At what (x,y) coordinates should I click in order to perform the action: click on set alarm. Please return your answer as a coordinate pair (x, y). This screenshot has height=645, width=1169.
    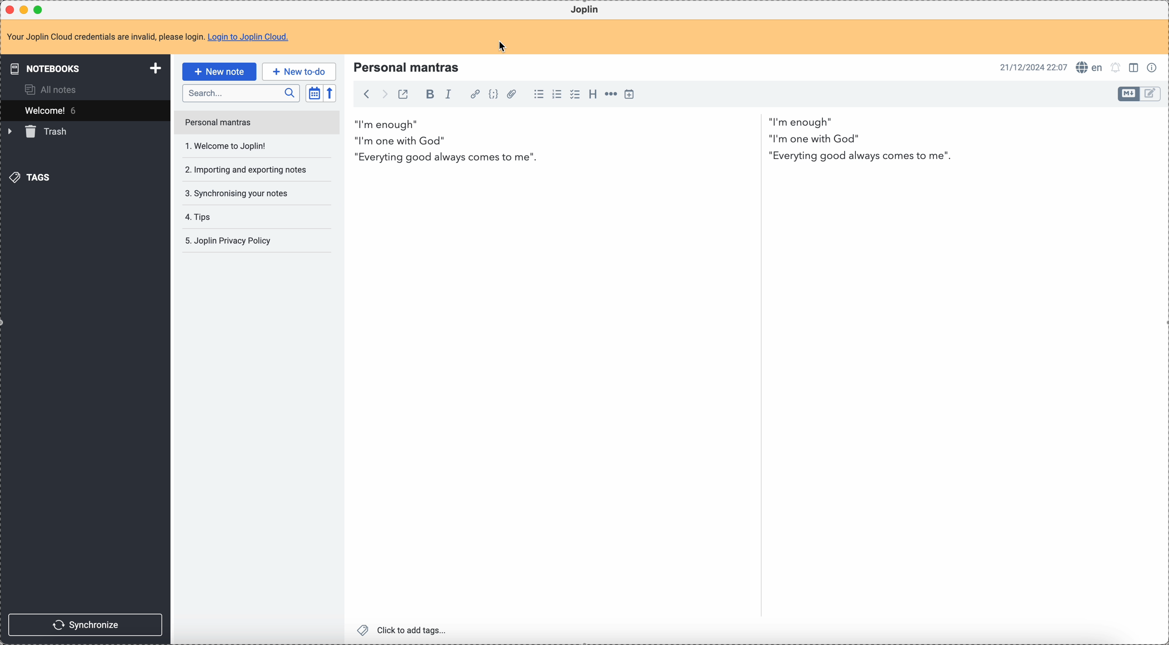
    Looking at the image, I should click on (1116, 67).